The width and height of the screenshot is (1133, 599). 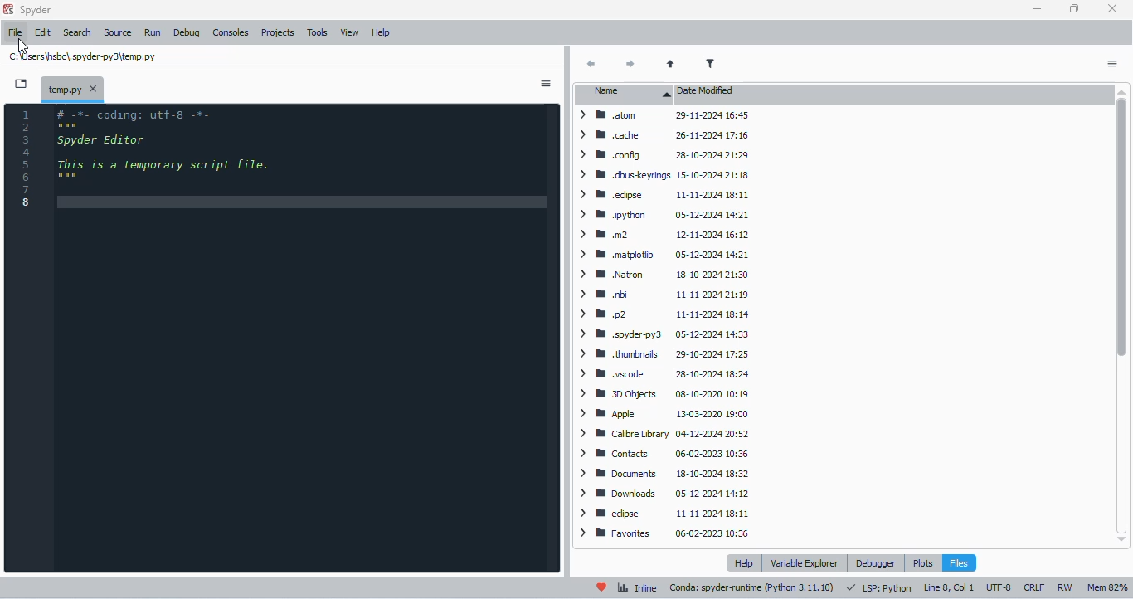 What do you see at coordinates (709, 62) in the screenshot?
I see `filter` at bounding box center [709, 62].